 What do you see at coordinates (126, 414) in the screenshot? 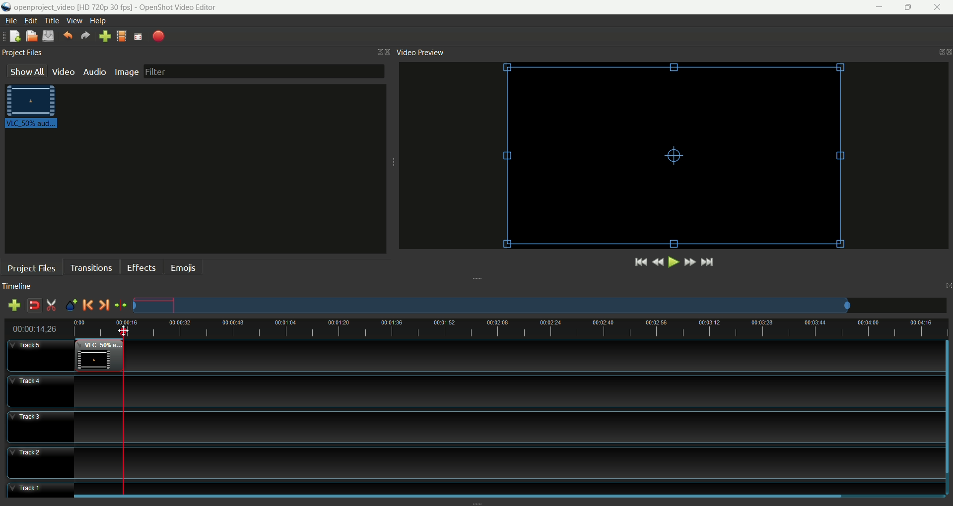
I see `playhead` at bounding box center [126, 414].